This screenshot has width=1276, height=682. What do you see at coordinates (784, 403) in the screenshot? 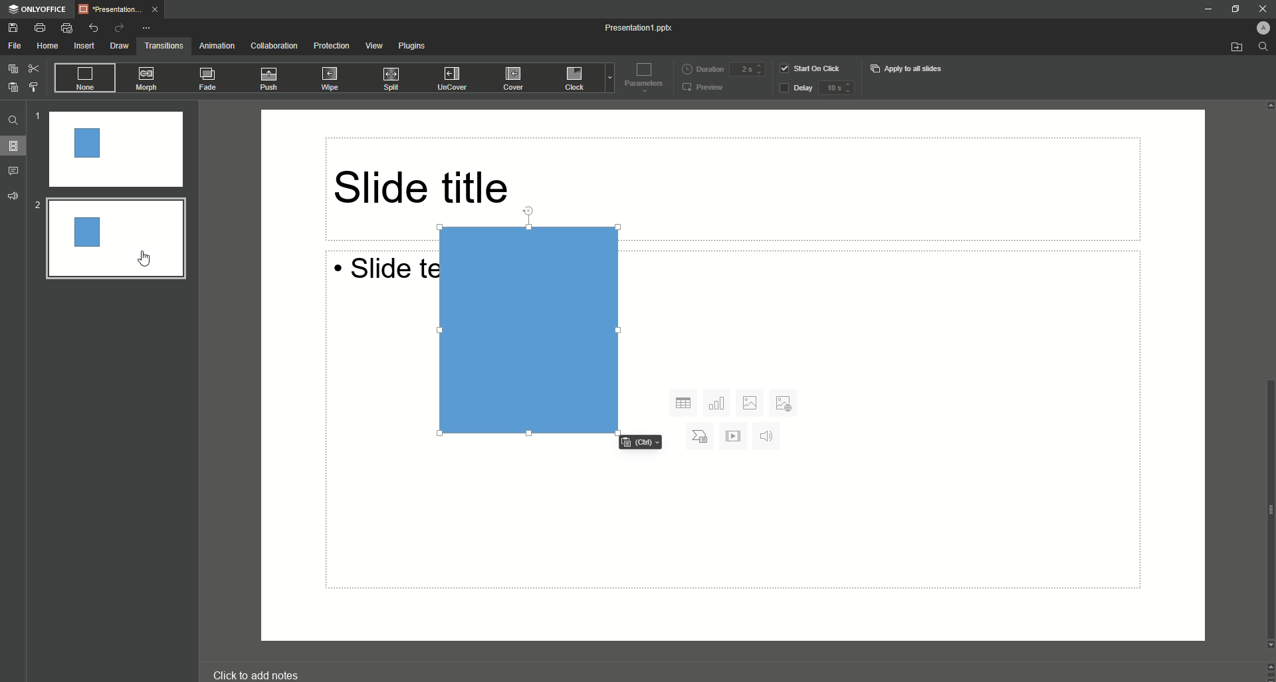
I see `Add Photos` at bounding box center [784, 403].